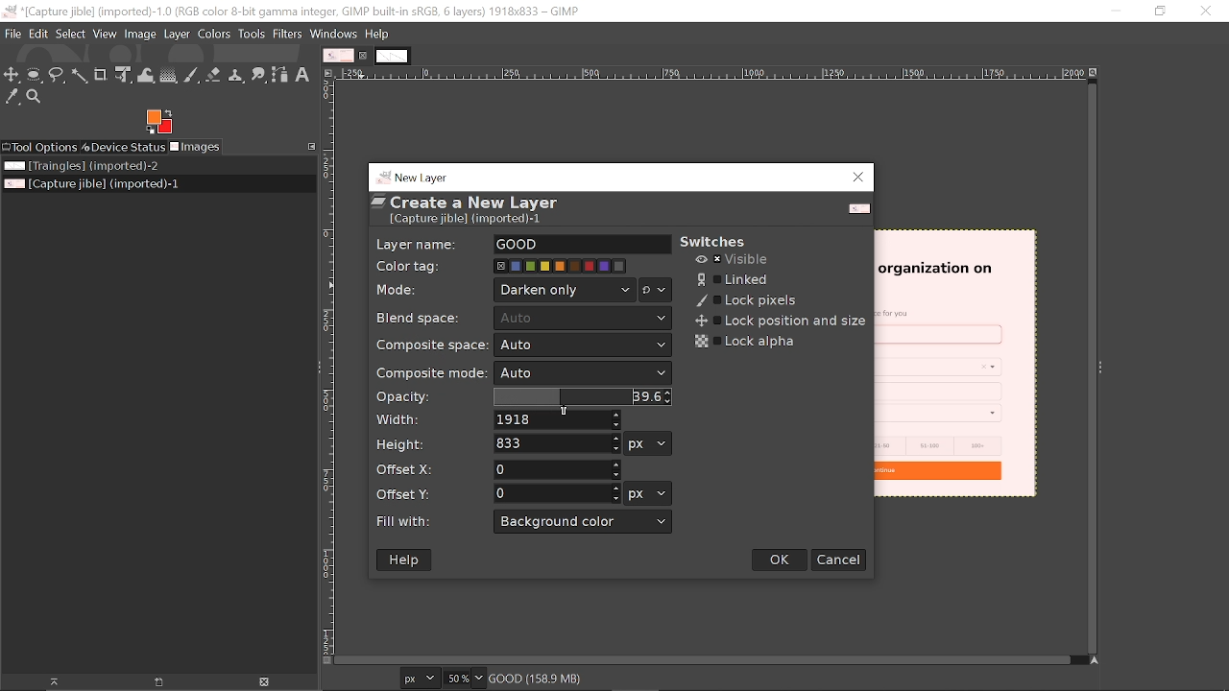 This screenshot has width=1229, height=691. What do you see at coordinates (78, 78) in the screenshot?
I see `Fuzzy select tool` at bounding box center [78, 78].